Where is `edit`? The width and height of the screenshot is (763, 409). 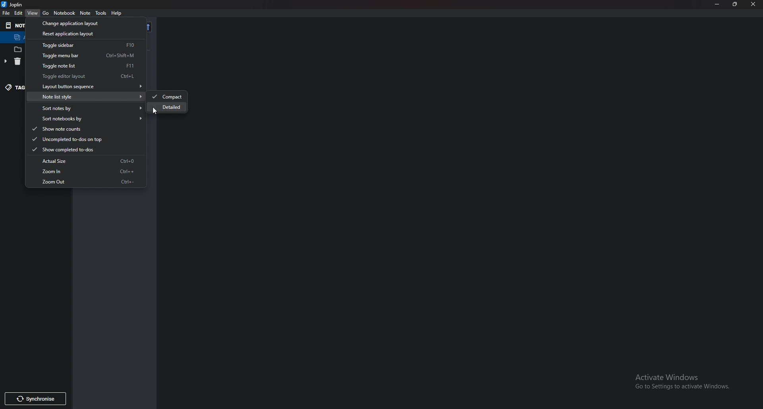
edit is located at coordinates (19, 13).